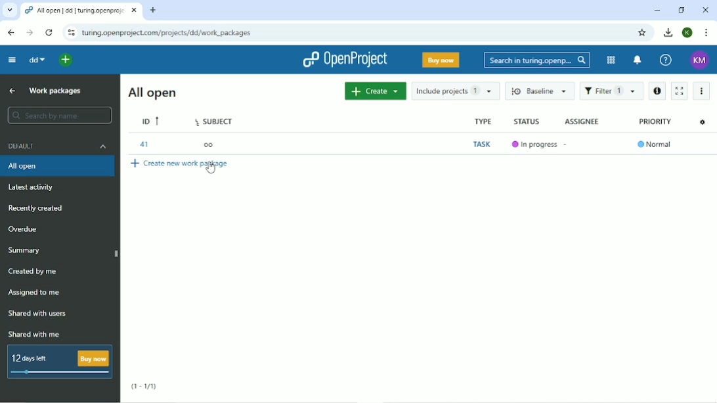 The height and width of the screenshot is (403, 717). What do you see at coordinates (149, 121) in the screenshot?
I see `ID` at bounding box center [149, 121].